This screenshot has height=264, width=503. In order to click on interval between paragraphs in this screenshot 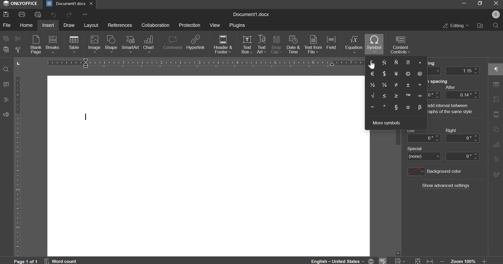, I will do `click(410, 105)`.